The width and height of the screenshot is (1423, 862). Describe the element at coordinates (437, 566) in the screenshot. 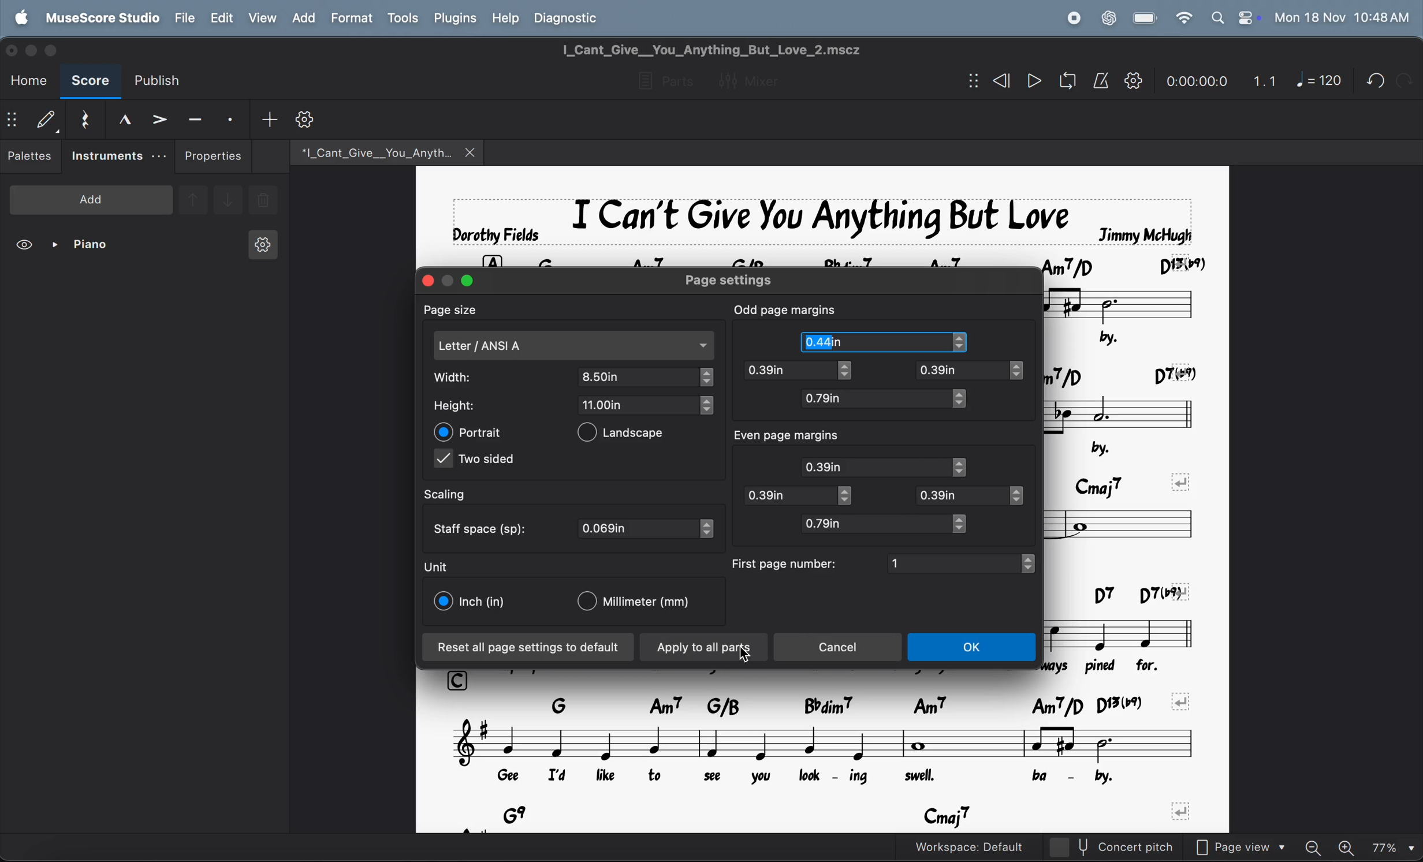

I see `unit` at that location.